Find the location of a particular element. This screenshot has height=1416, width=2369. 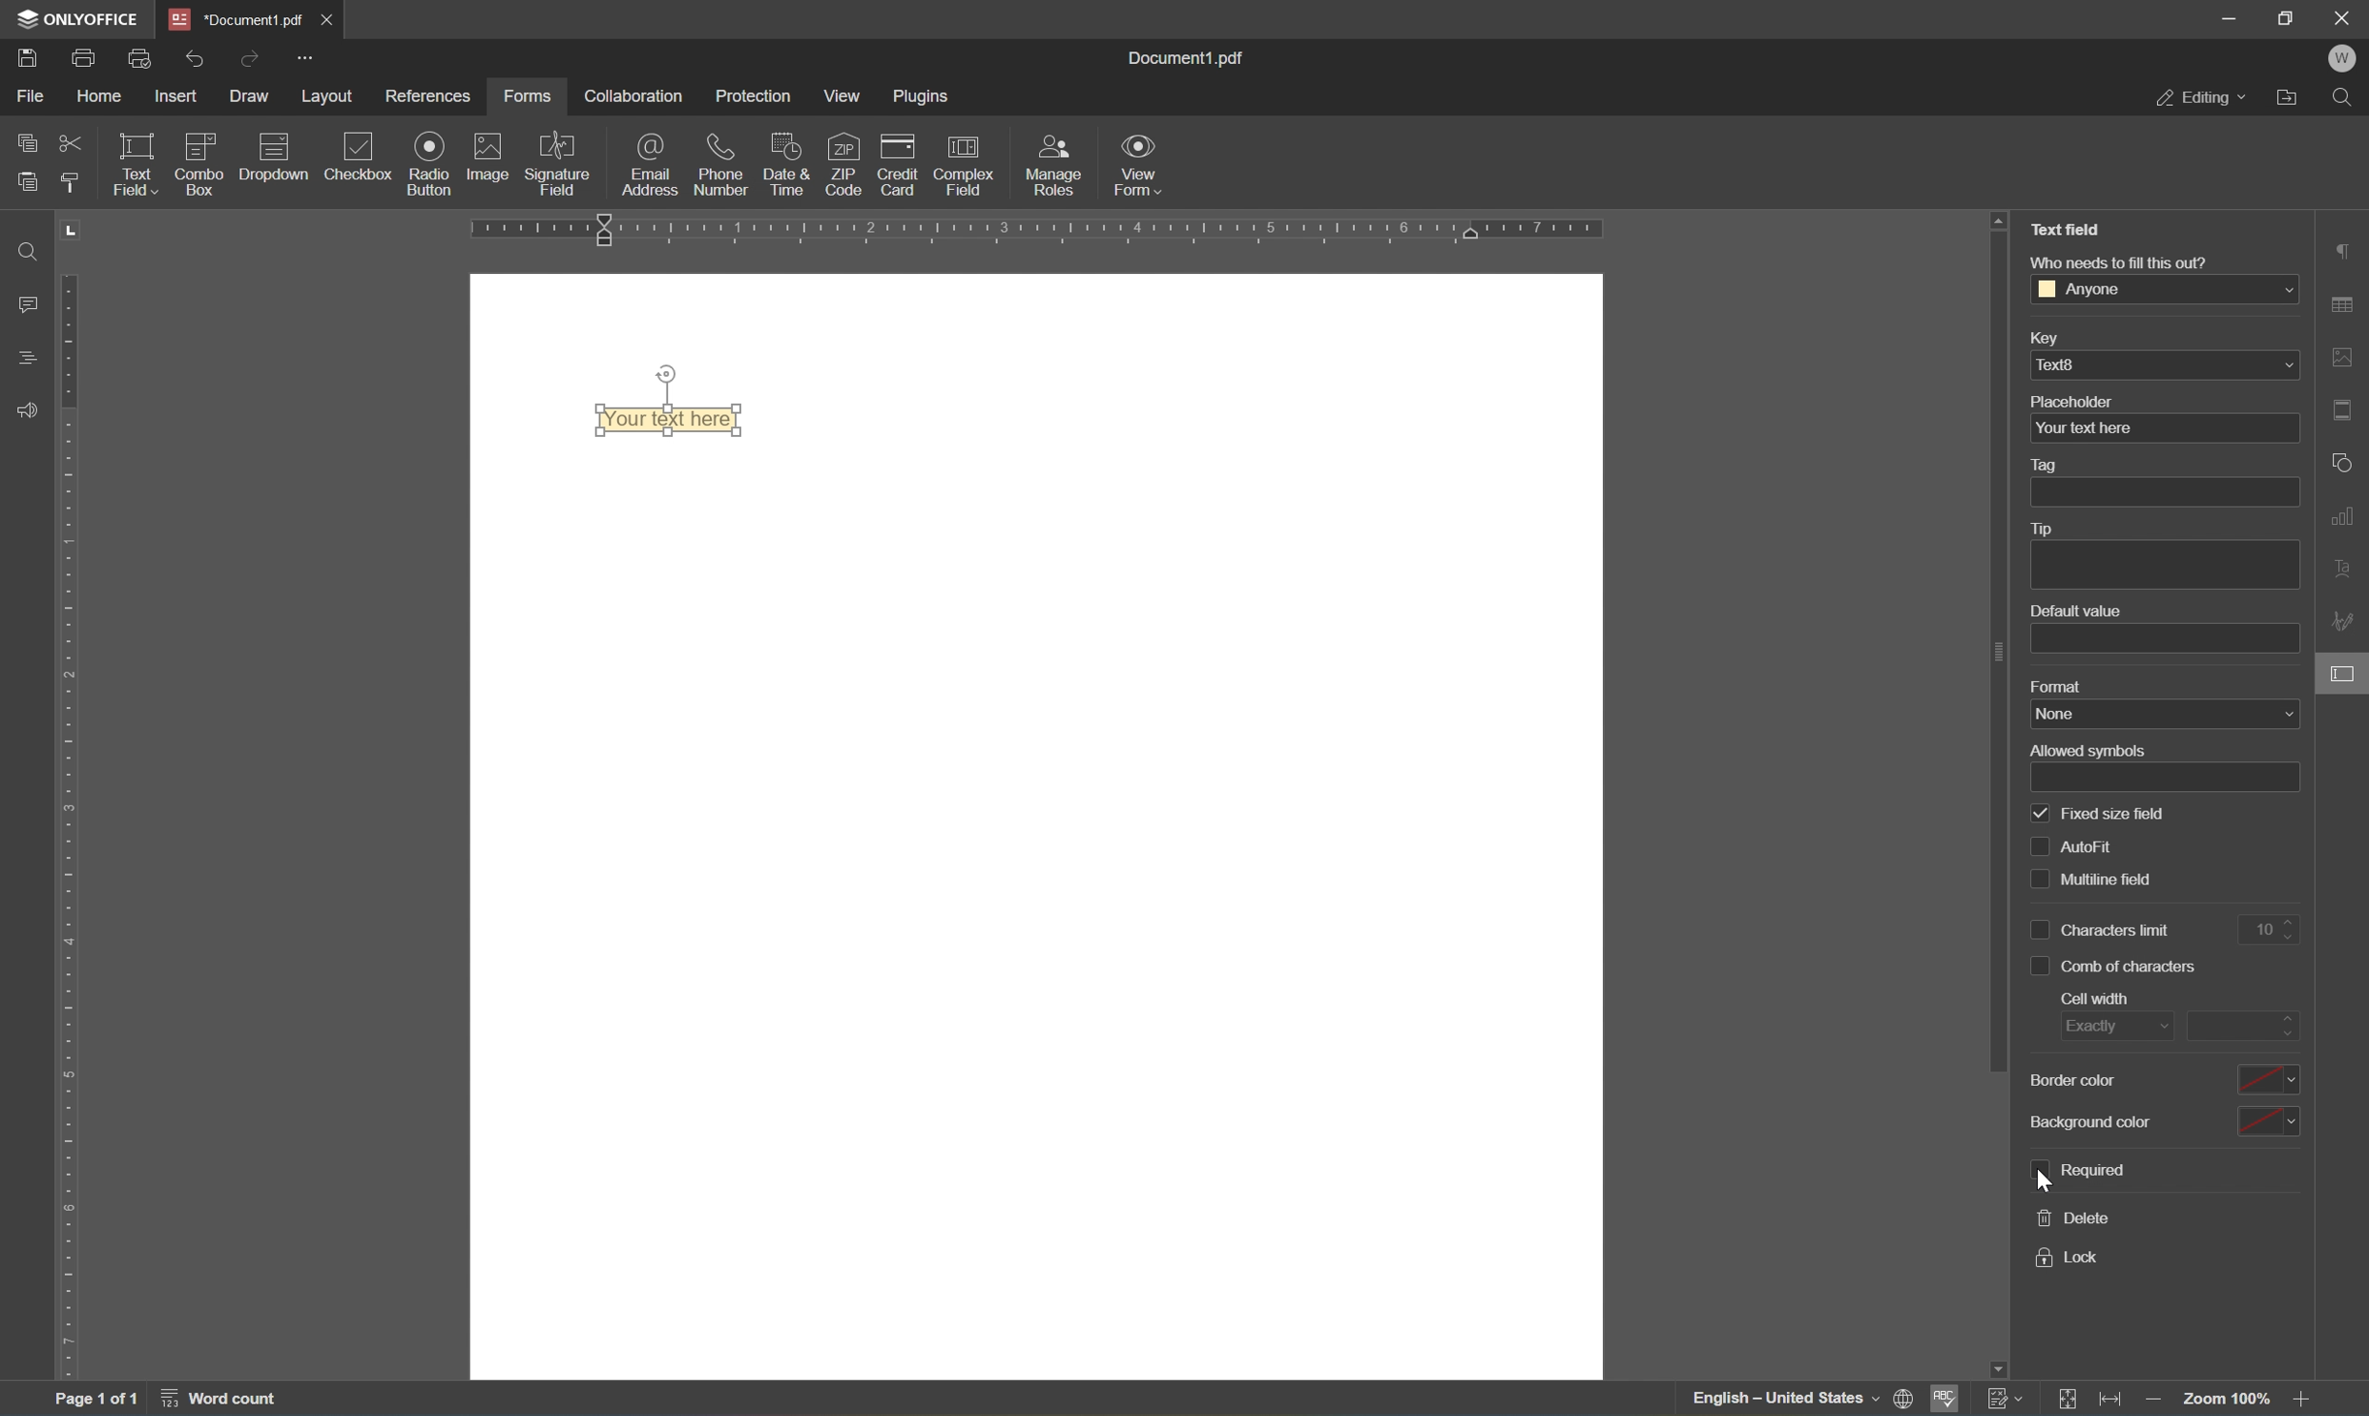

english - united states is located at coordinates (1785, 1401).